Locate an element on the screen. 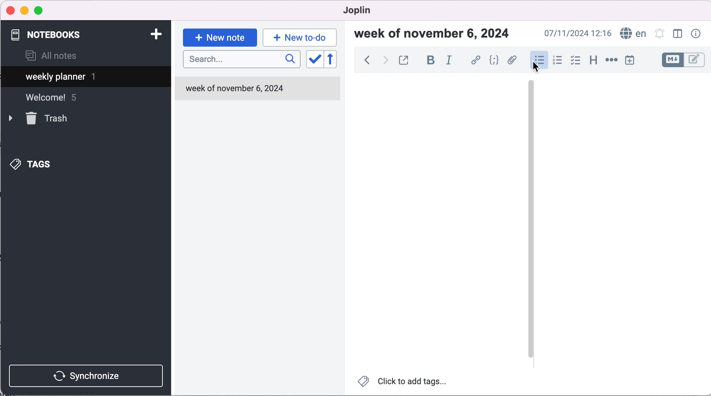  insert time is located at coordinates (631, 60).